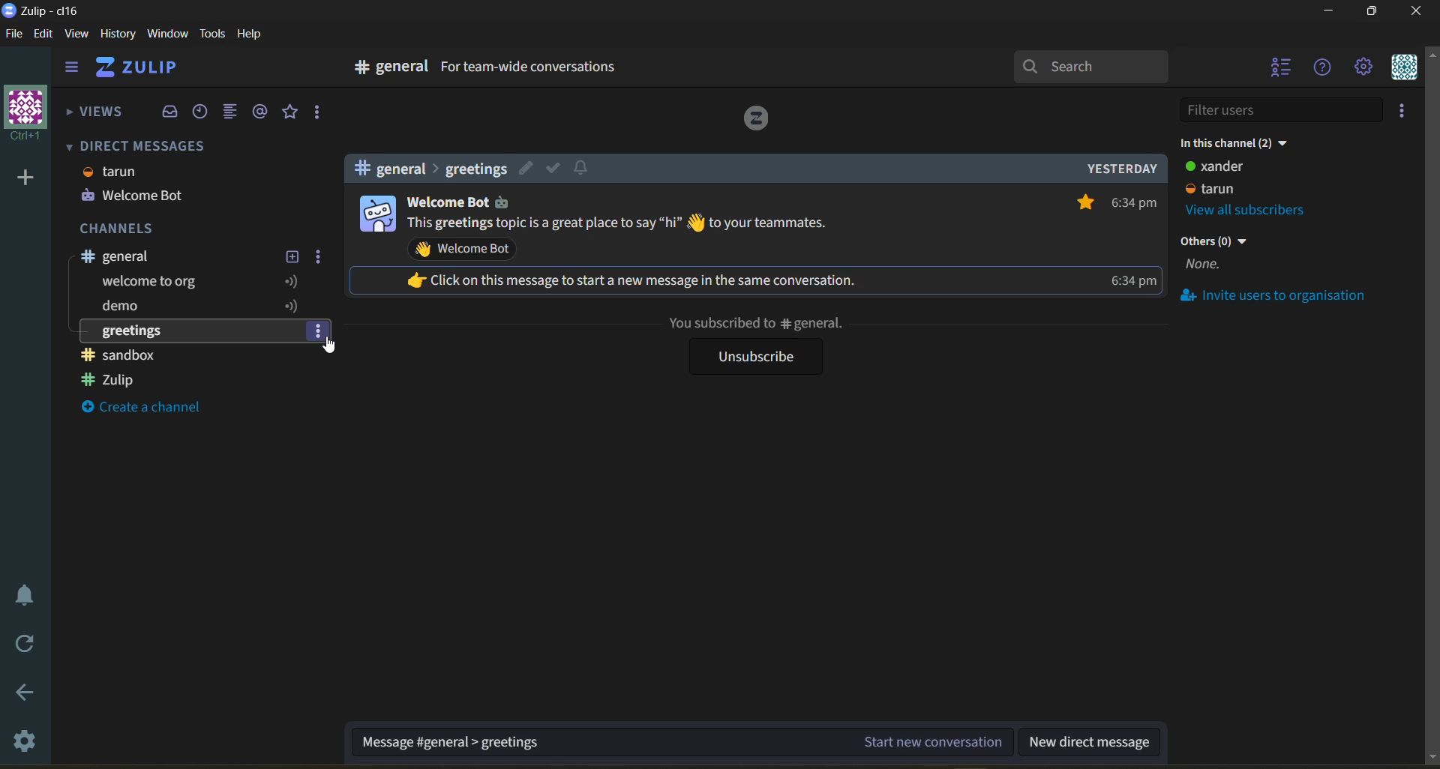 The image size is (1440, 769). What do you see at coordinates (1408, 110) in the screenshot?
I see `invite users to organisation` at bounding box center [1408, 110].